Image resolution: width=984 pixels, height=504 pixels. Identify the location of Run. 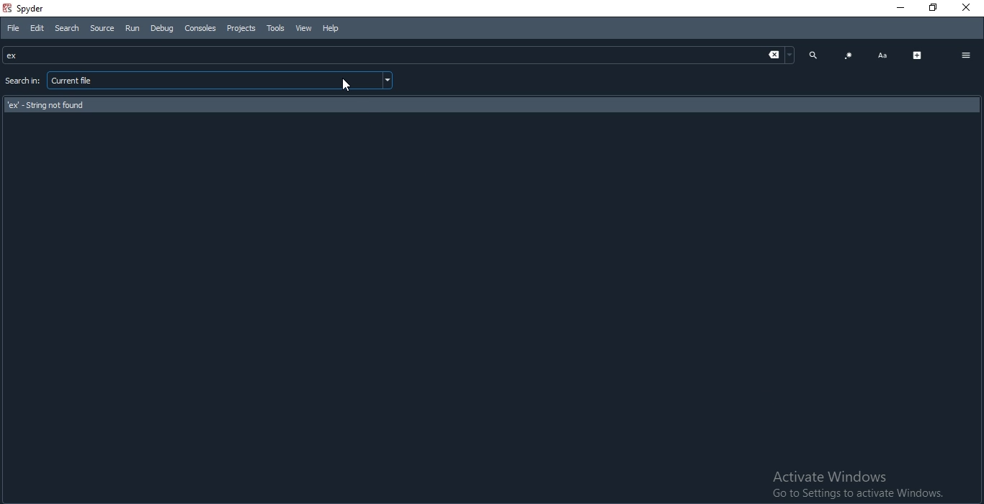
(130, 29).